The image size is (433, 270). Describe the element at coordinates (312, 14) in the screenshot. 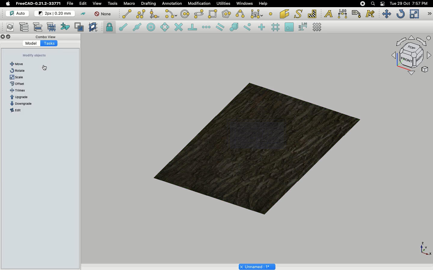

I see `Hatch` at that location.